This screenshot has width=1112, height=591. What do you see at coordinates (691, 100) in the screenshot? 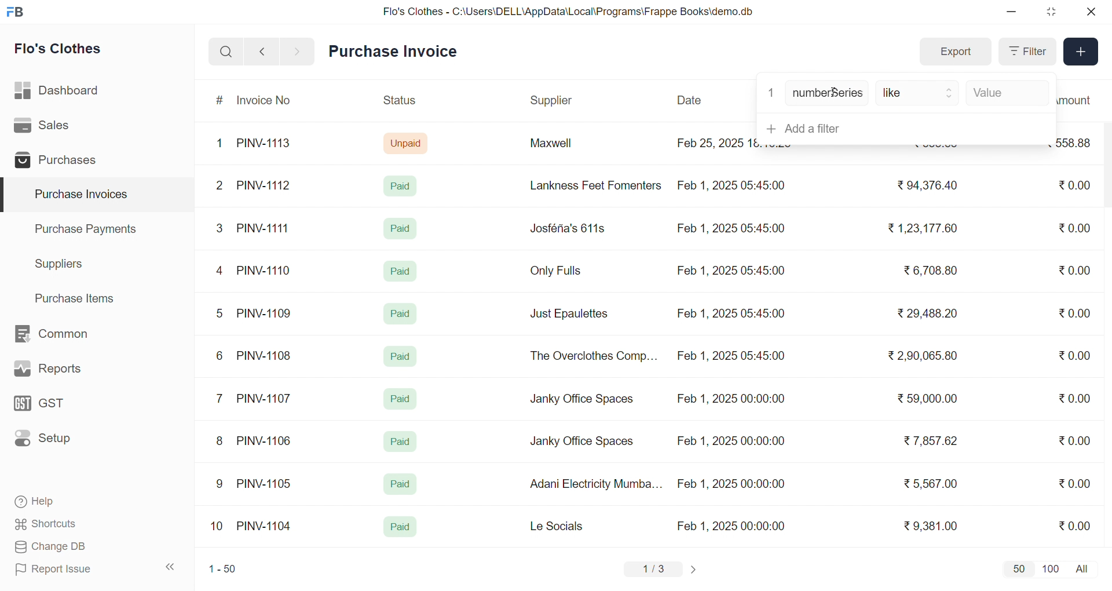
I see `Date` at bounding box center [691, 100].